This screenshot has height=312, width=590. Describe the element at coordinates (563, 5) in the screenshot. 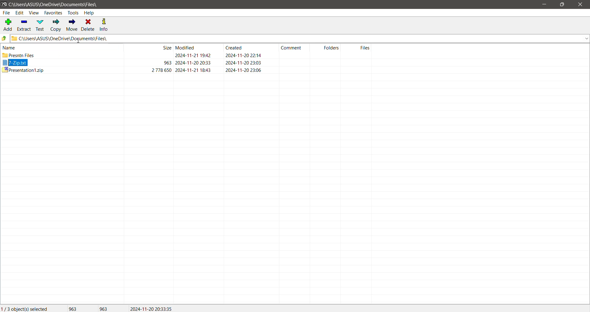

I see `Restore Down` at that location.